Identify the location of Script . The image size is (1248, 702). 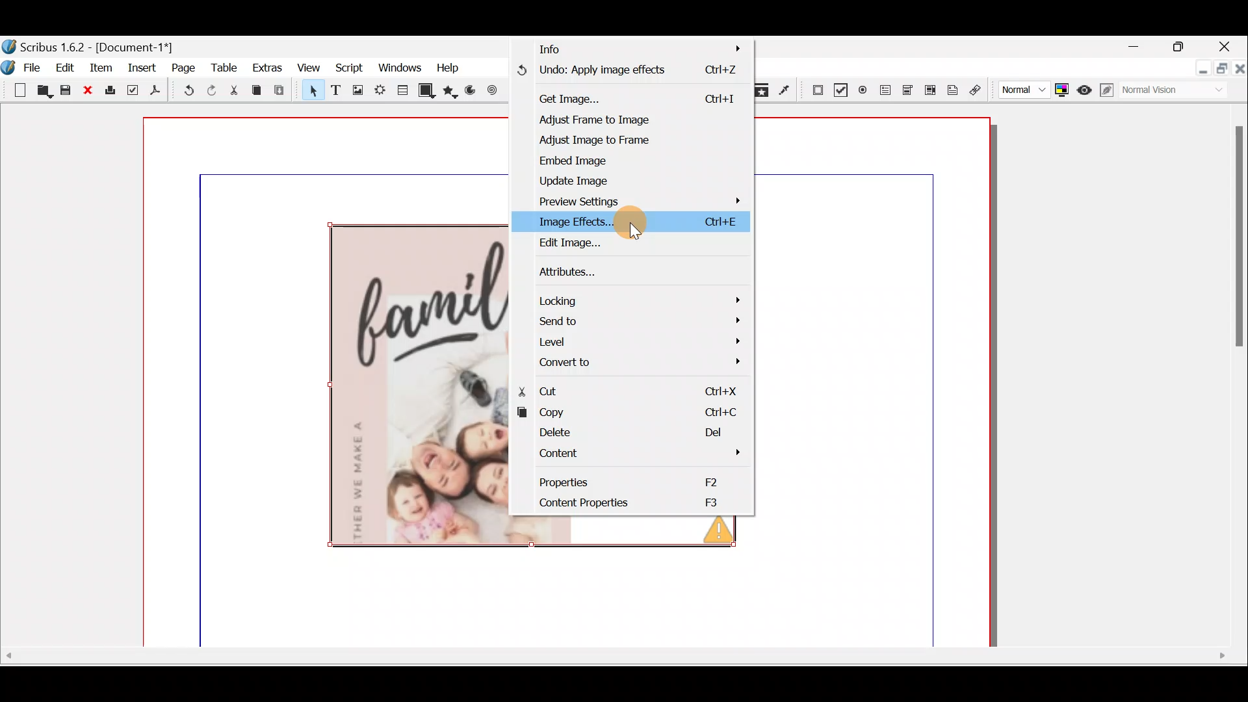
(353, 69).